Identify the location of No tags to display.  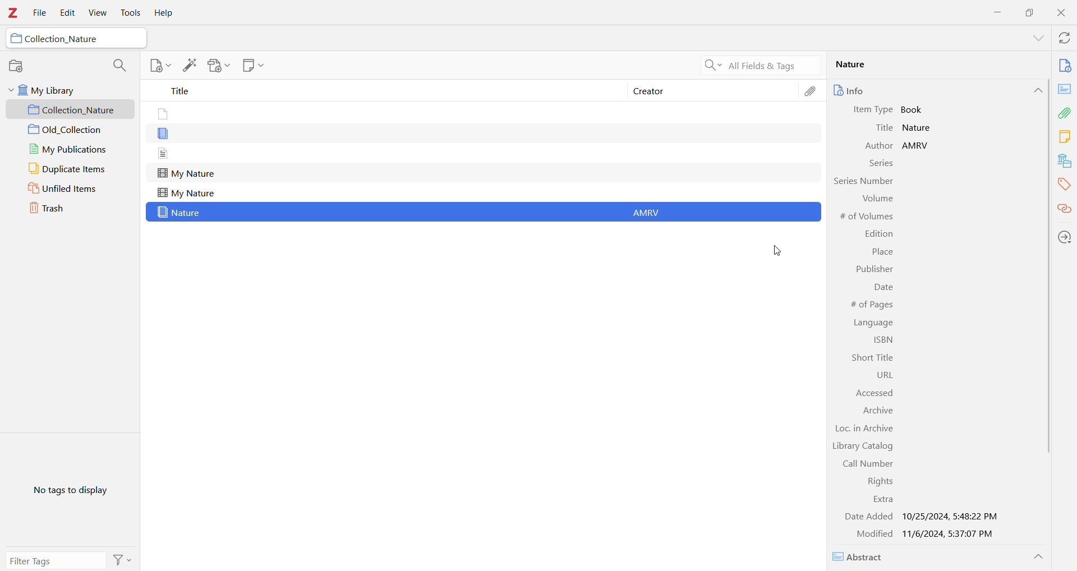
(73, 489).